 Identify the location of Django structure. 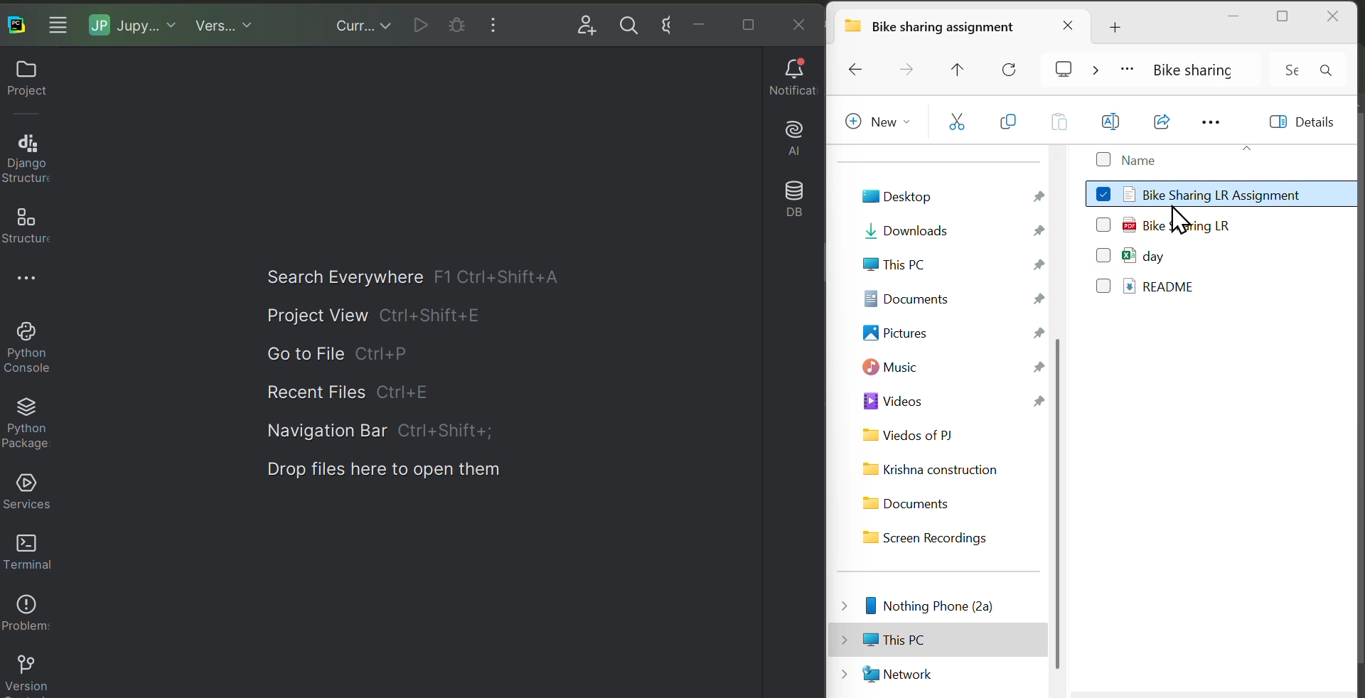
(31, 158).